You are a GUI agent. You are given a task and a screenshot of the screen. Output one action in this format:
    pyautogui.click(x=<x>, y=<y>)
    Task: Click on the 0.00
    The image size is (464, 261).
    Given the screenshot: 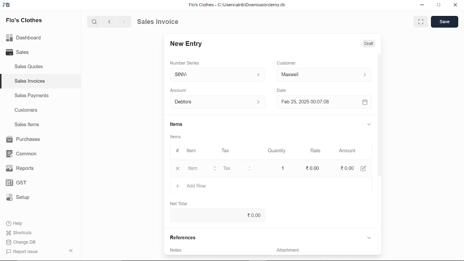 What is the action you would take?
    pyautogui.click(x=217, y=215)
    